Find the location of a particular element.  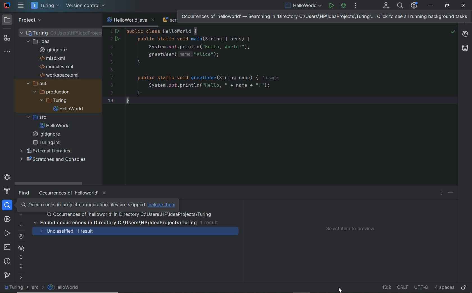

HelloWorld is located at coordinates (72, 109).